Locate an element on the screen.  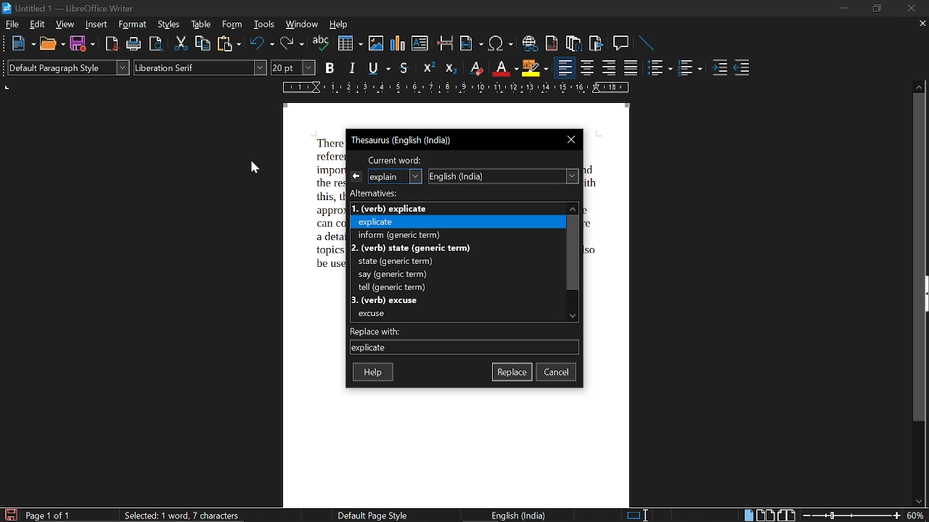
help is located at coordinates (375, 372).